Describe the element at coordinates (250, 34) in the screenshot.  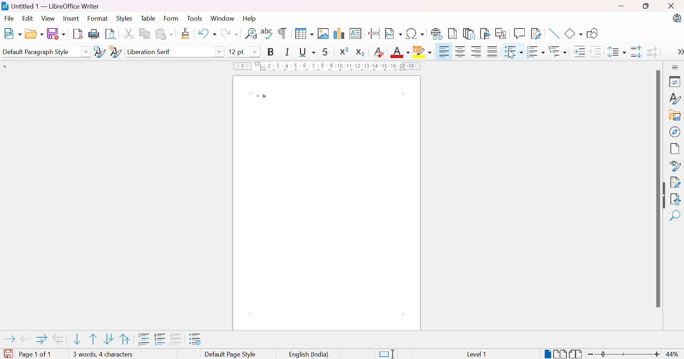
I see `Find and replace` at that location.